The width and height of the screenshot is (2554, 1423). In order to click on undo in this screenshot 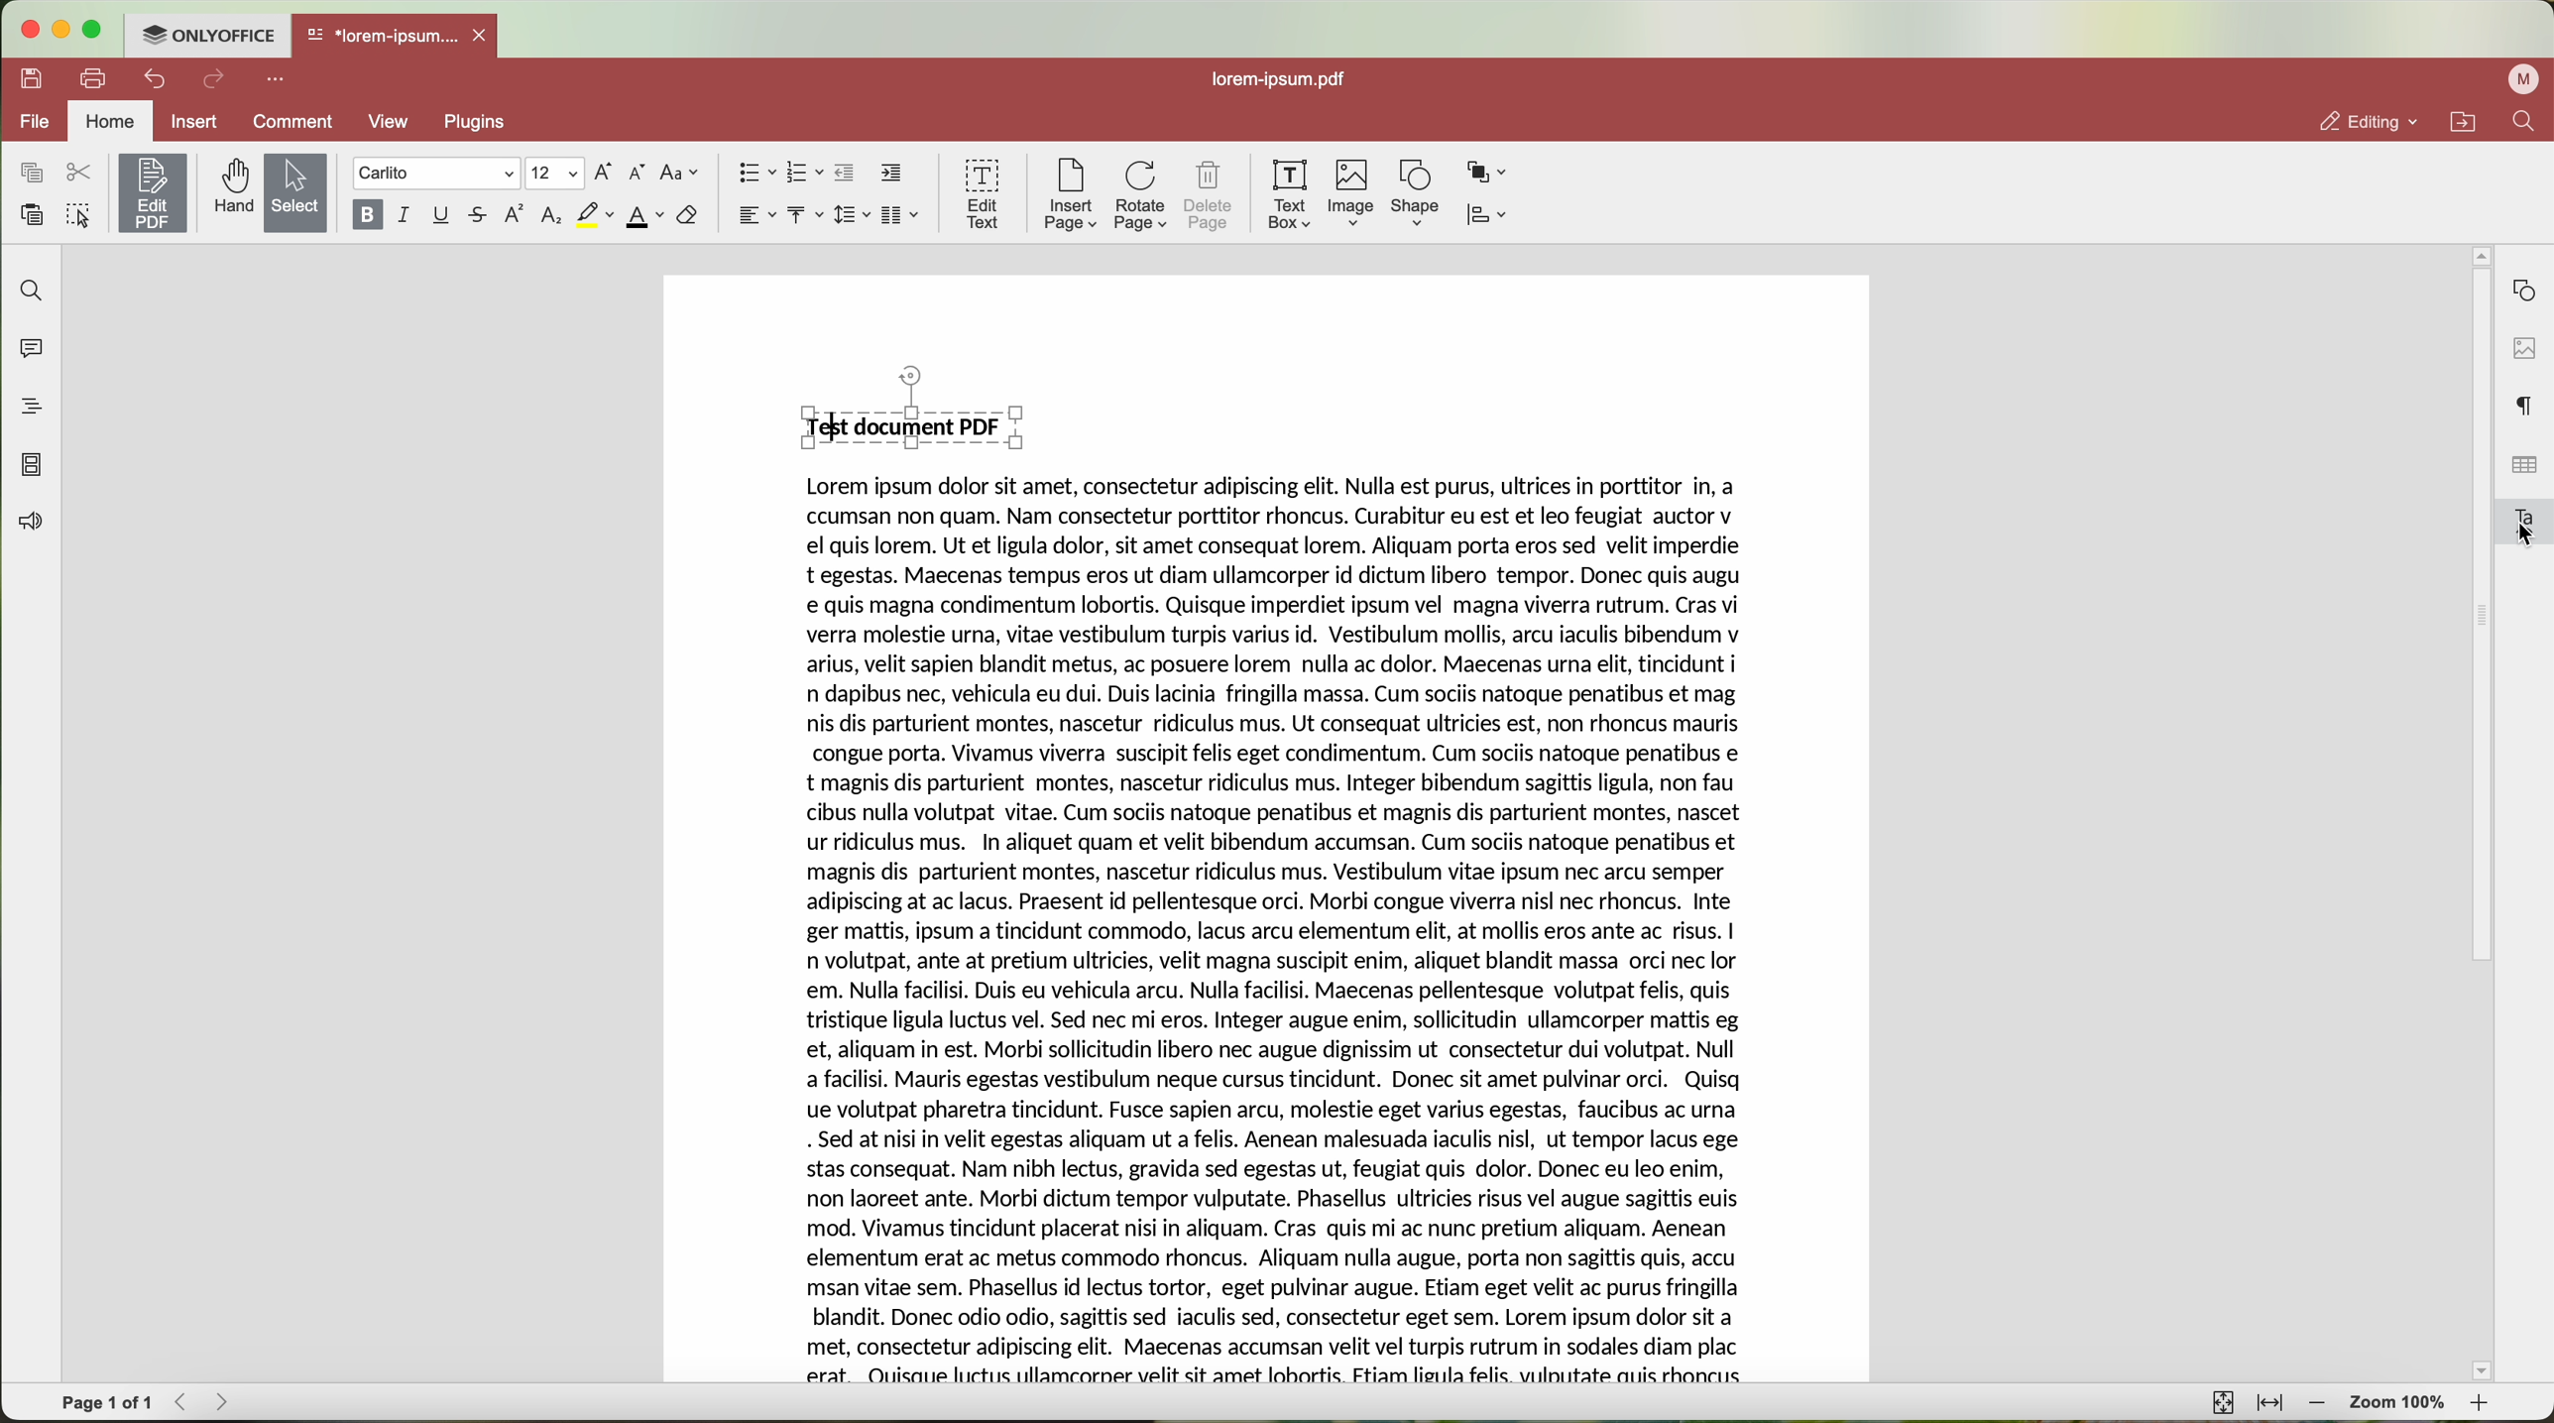, I will do `click(152, 80)`.